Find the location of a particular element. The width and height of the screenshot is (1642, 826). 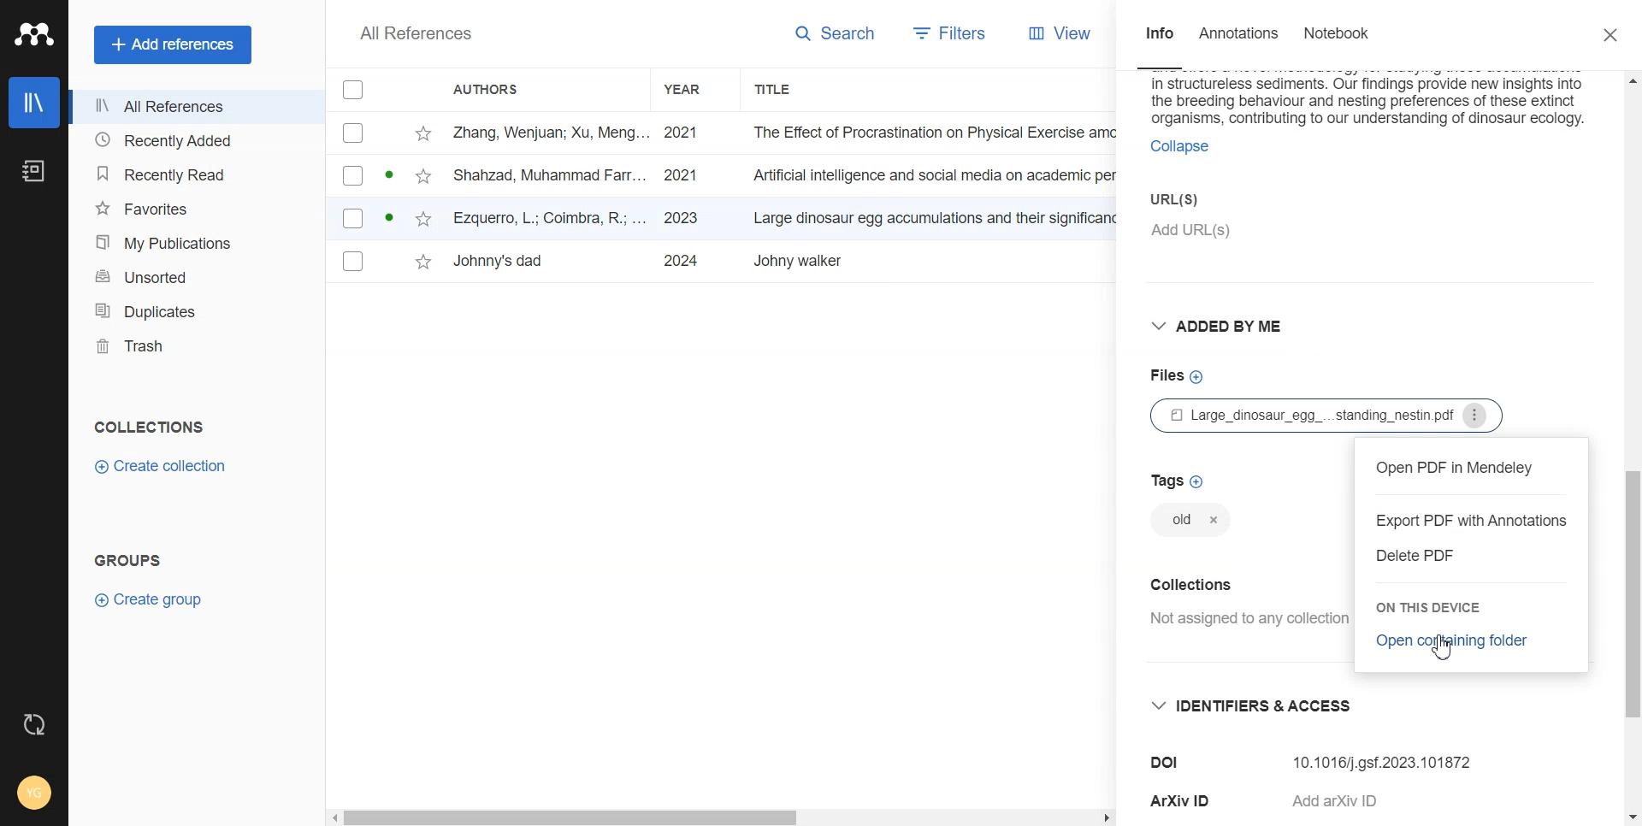

(un)select is located at coordinates (351, 133).